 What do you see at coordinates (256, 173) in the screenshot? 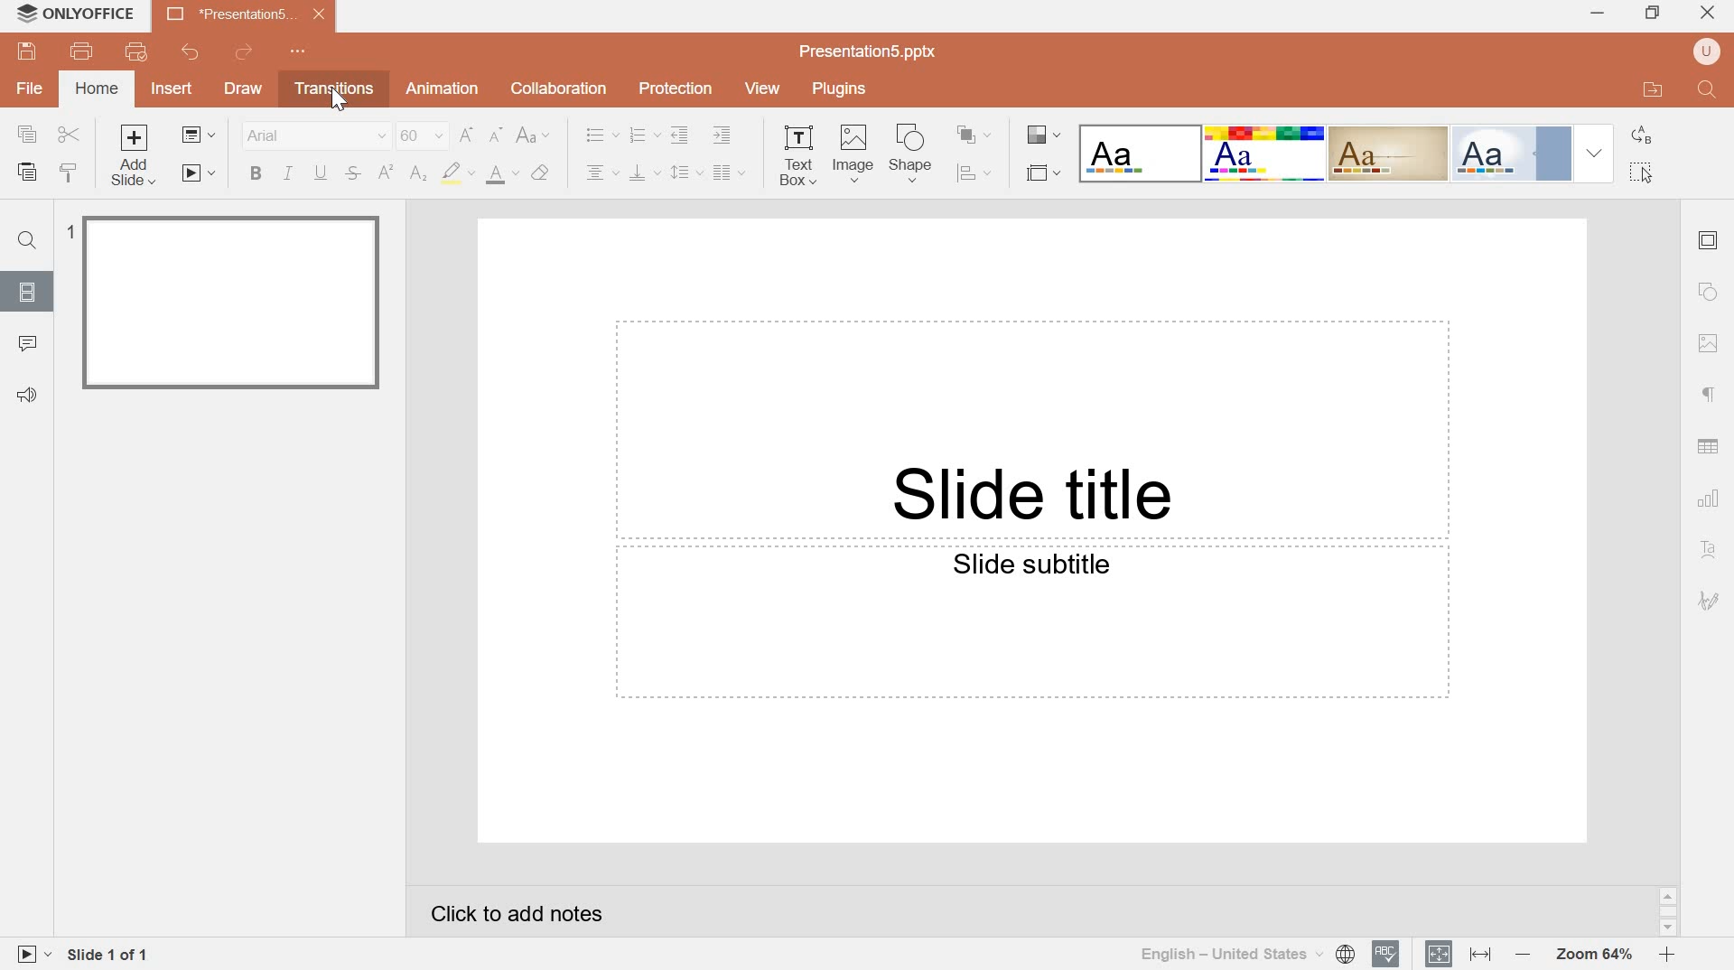
I see `Bold` at bounding box center [256, 173].